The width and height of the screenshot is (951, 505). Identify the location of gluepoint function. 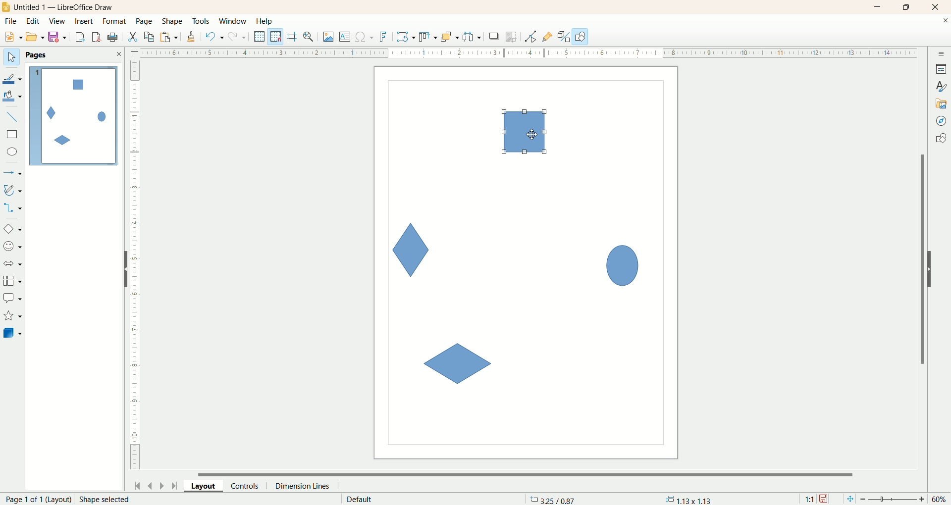
(547, 37).